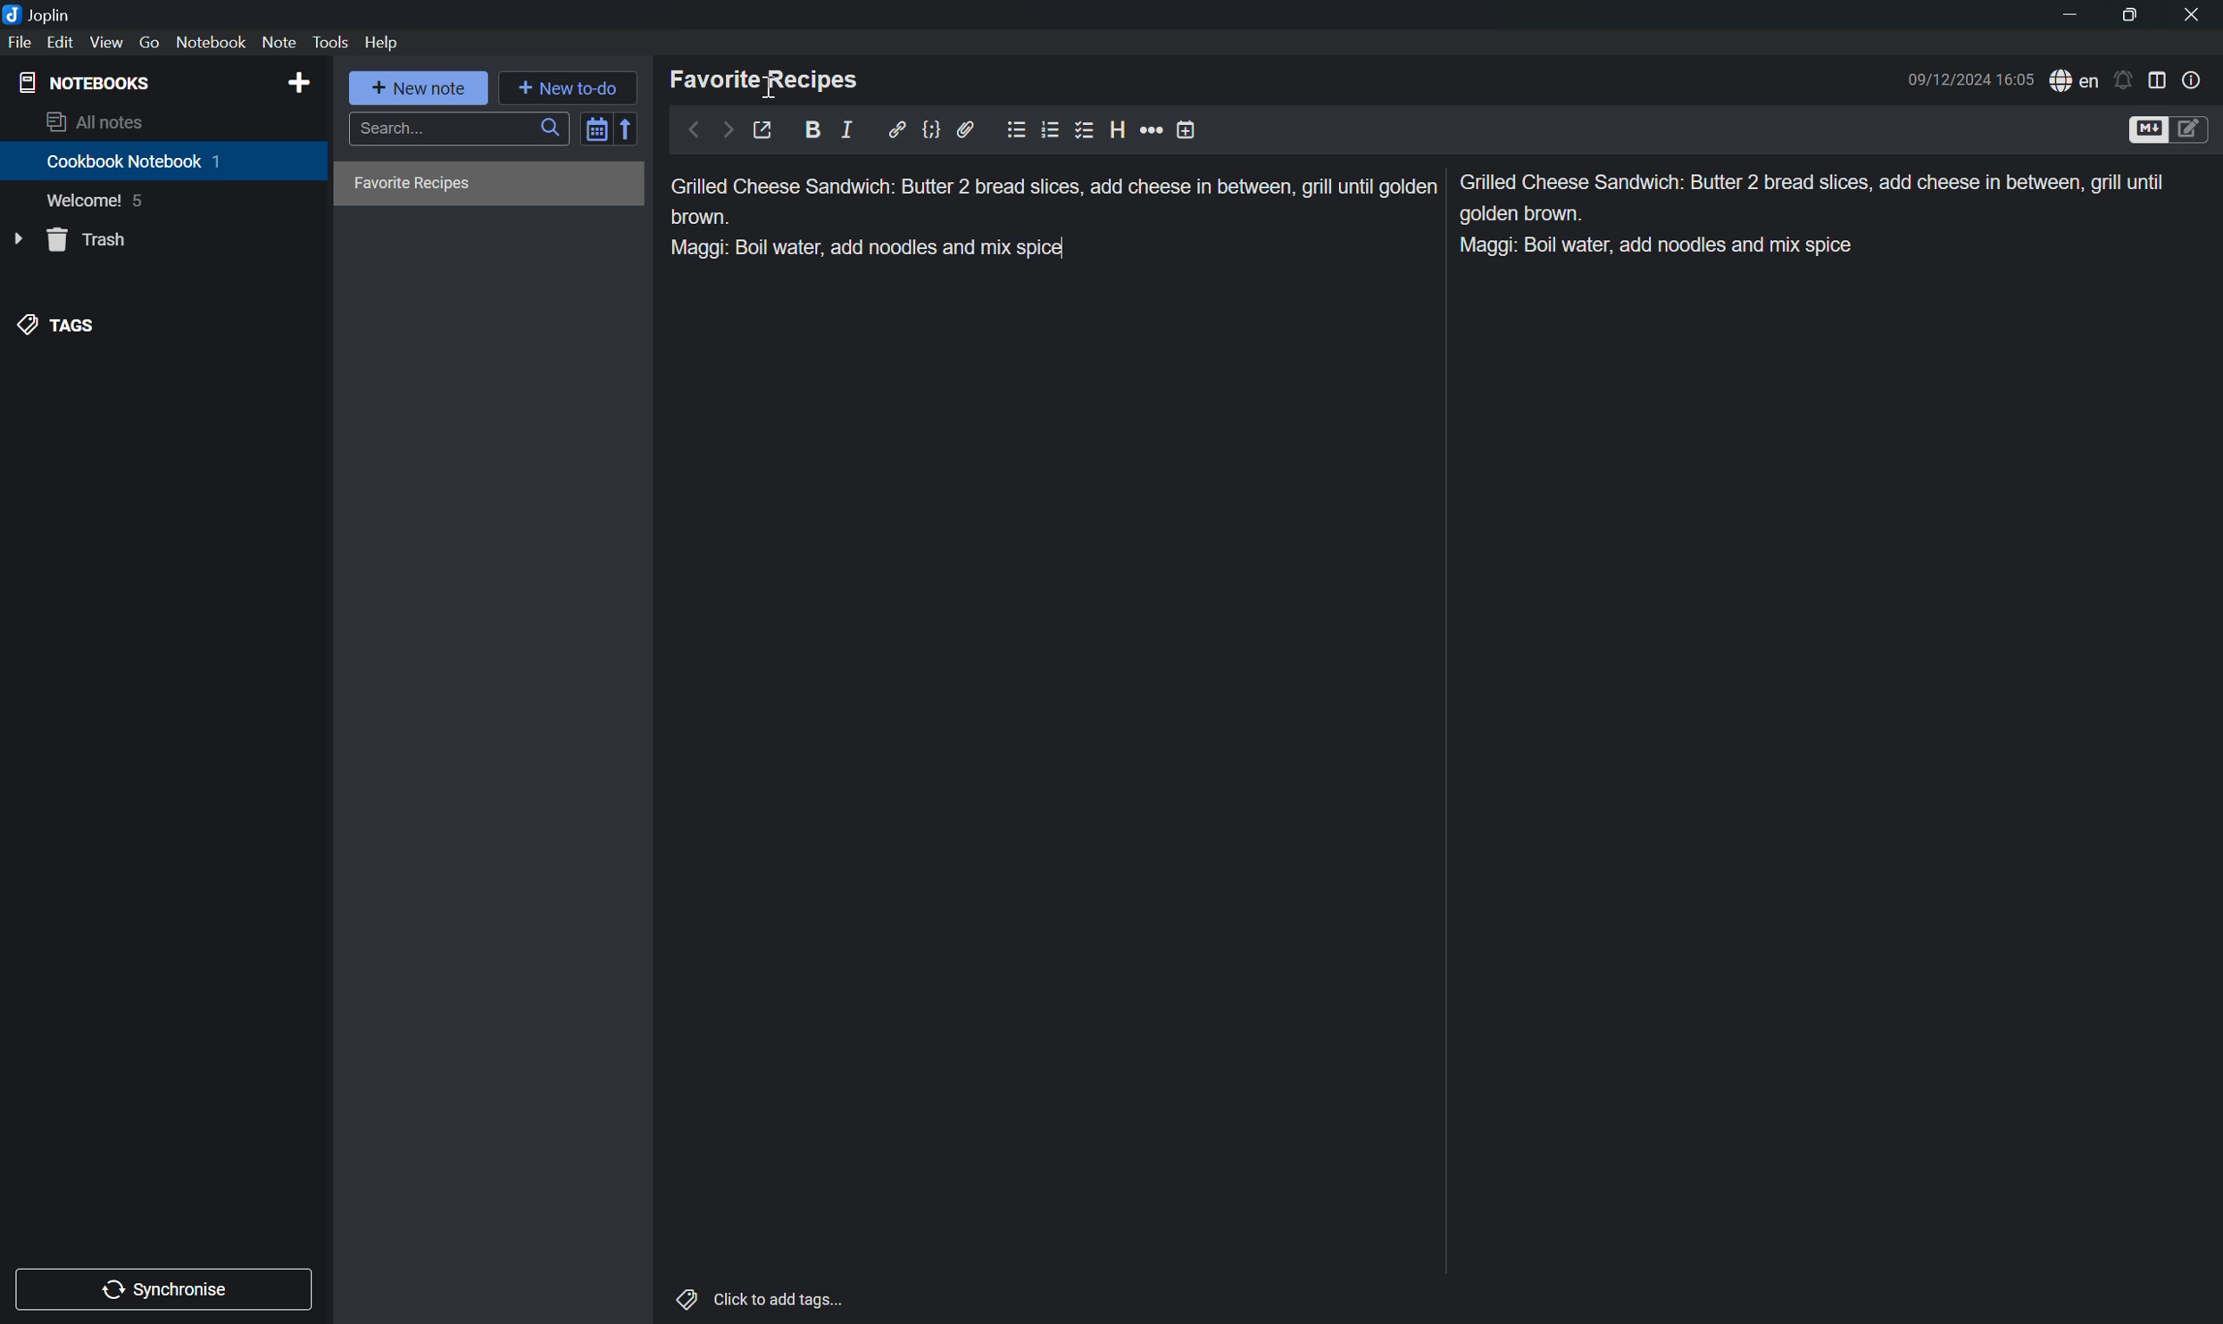 This screenshot has width=2223, height=1324. I want to click on Toggle sort order field, so click(594, 132).